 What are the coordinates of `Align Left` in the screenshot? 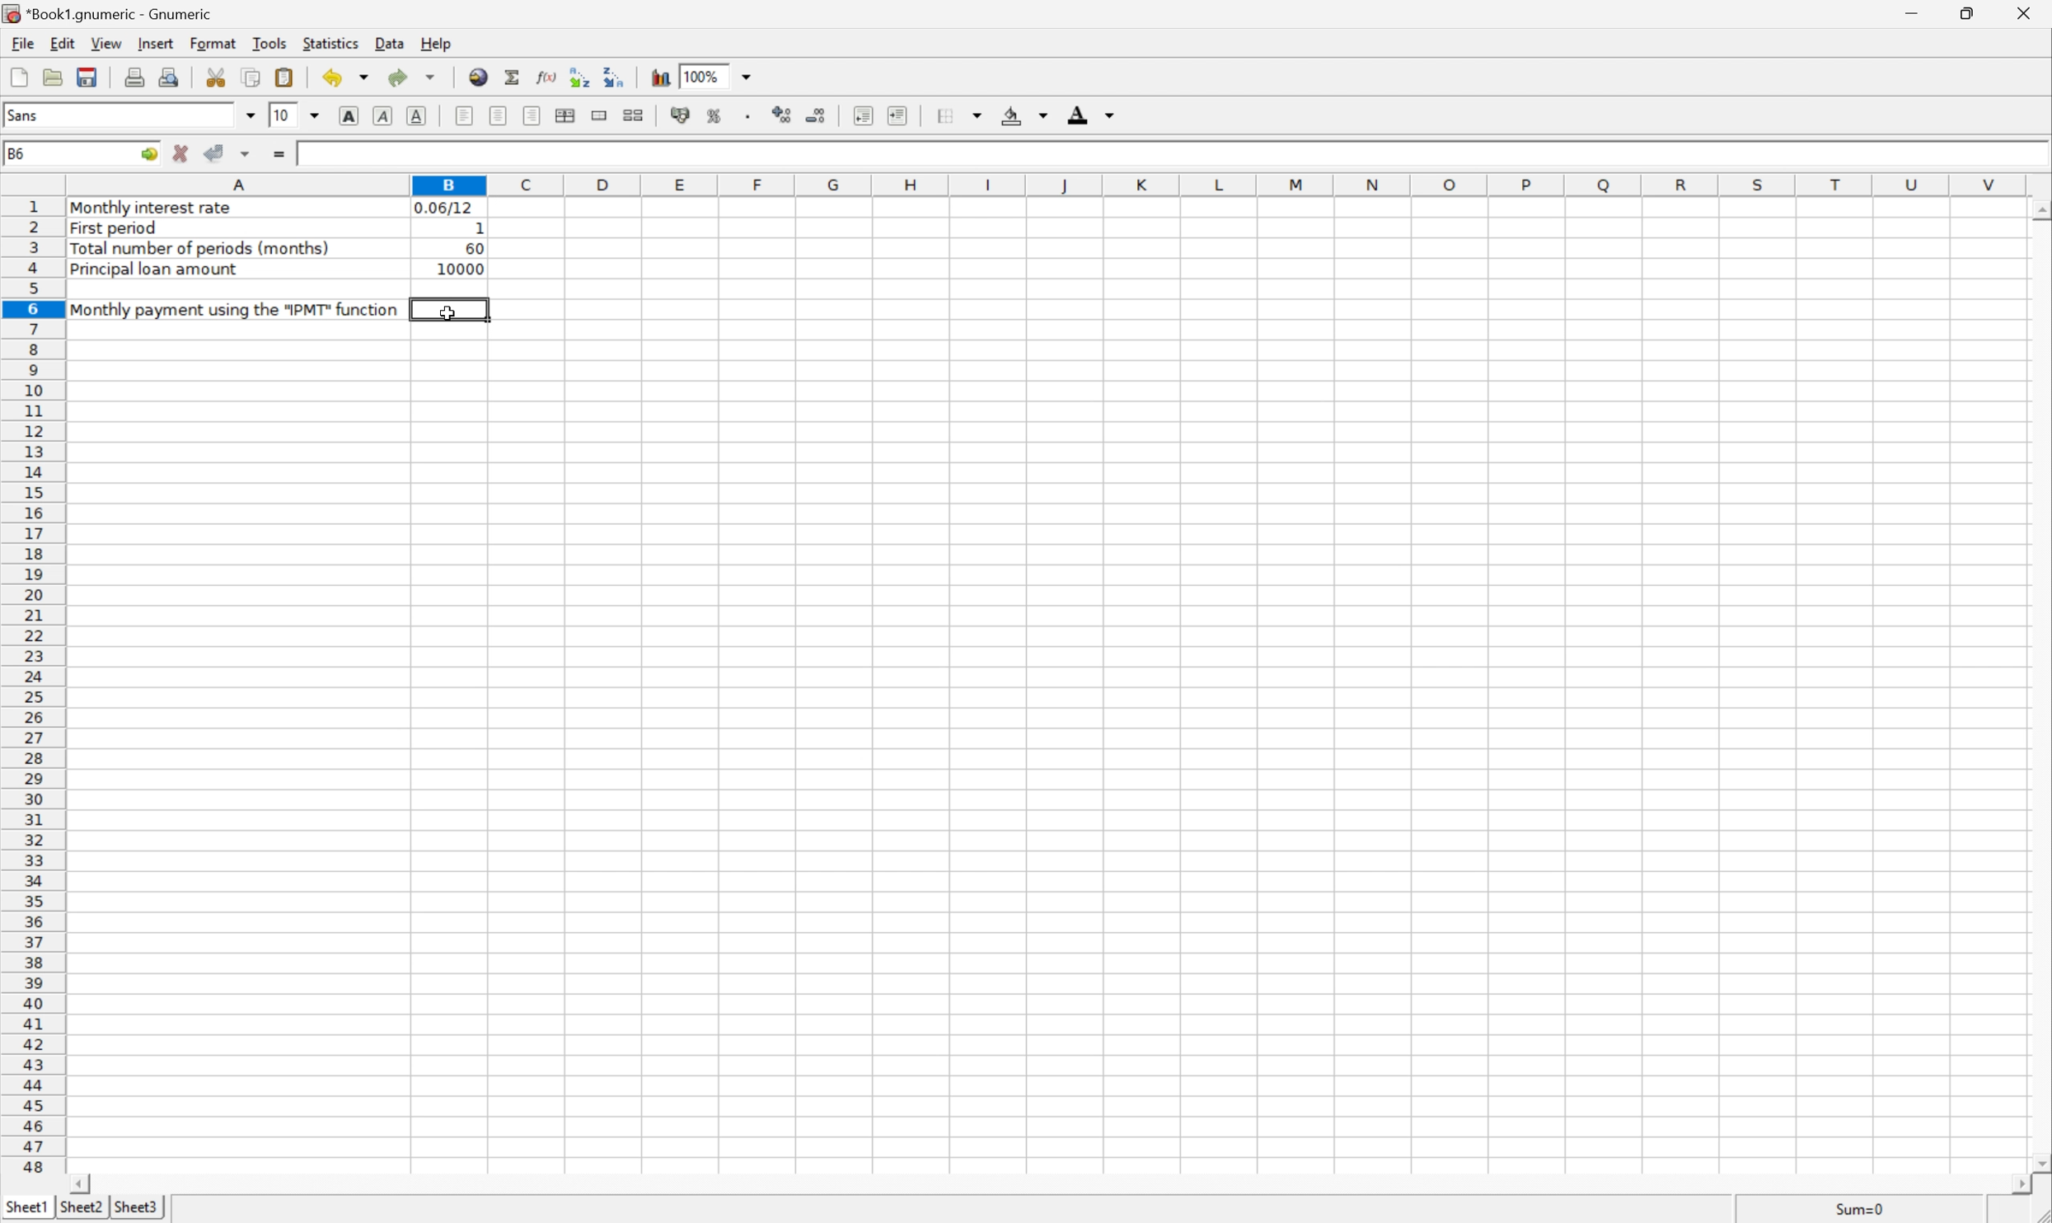 It's located at (461, 115).